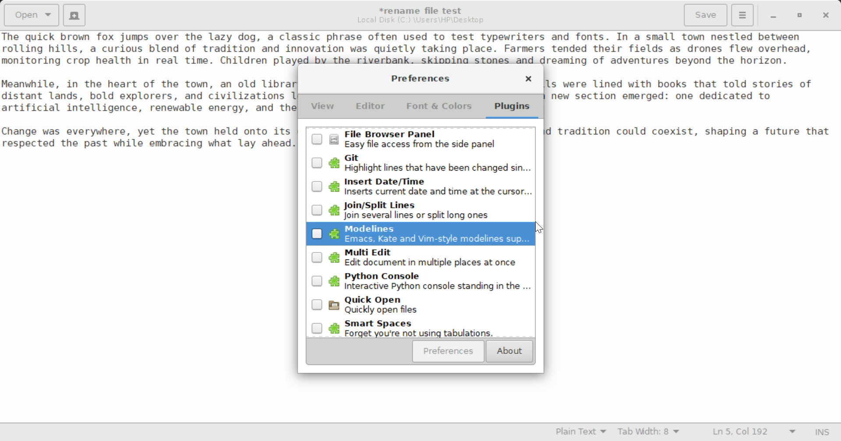 This screenshot has width=841, height=441. I want to click on Restore Down, so click(772, 15).